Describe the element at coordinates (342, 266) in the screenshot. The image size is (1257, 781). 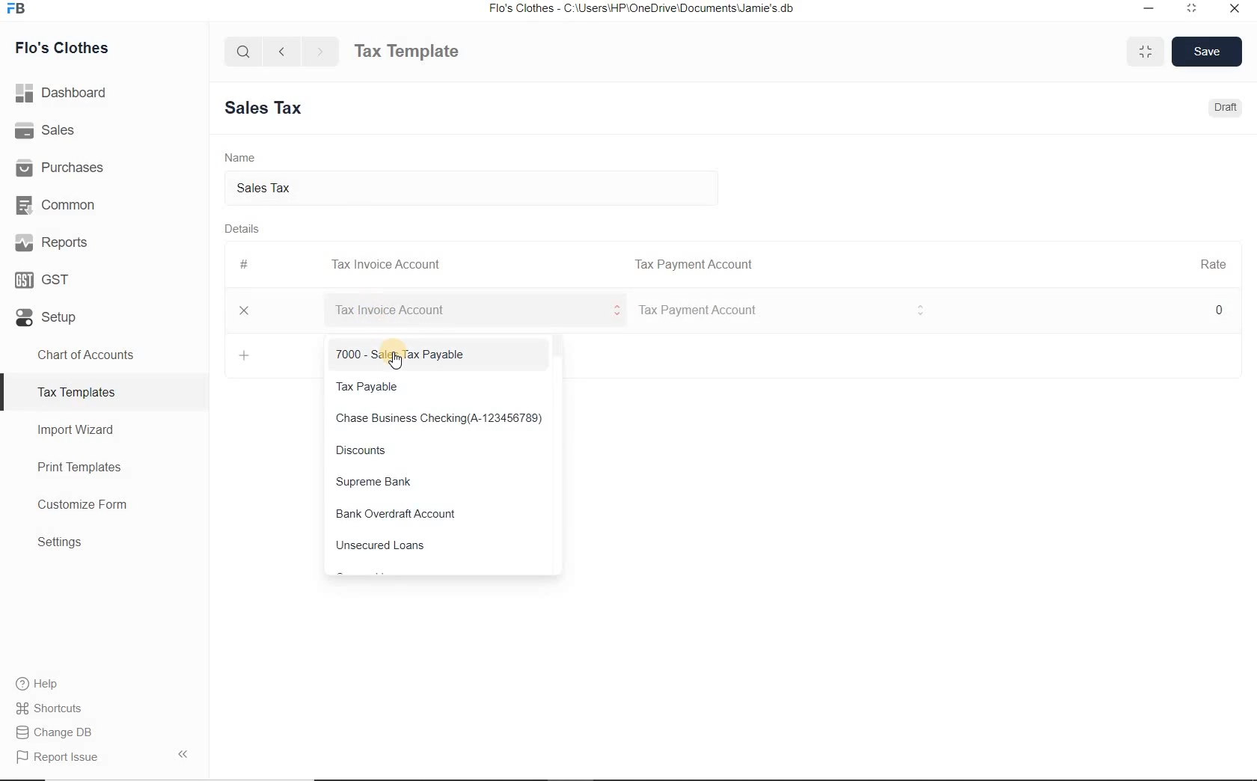
I see `# Tax Invoice Account` at that location.